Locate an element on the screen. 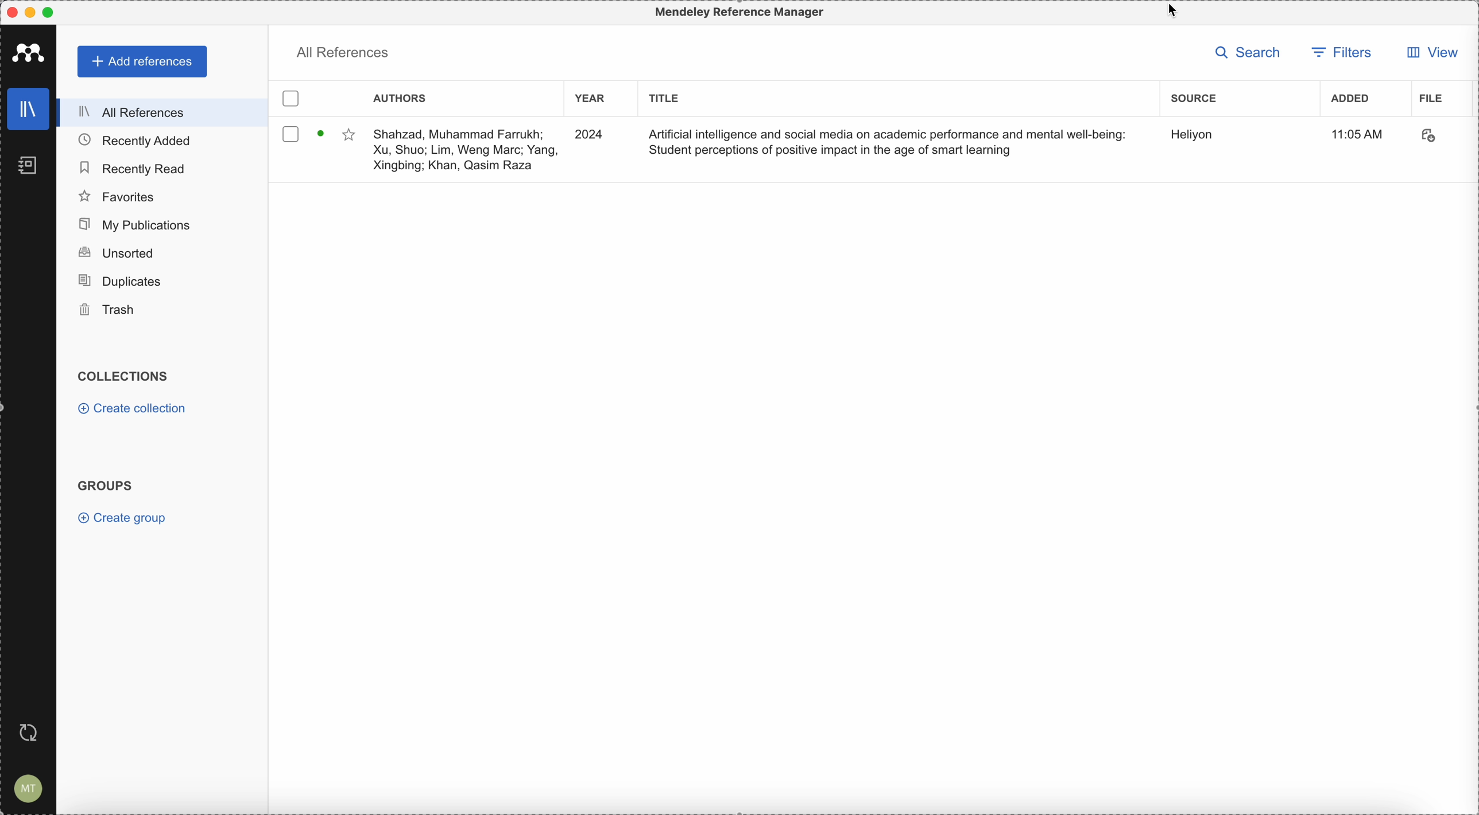  add references is located at coordinates (142, 61).